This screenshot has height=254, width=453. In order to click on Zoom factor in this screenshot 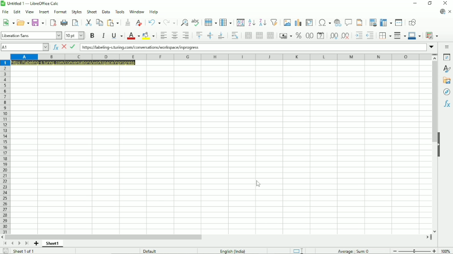, I will do `click(446, 251)`.